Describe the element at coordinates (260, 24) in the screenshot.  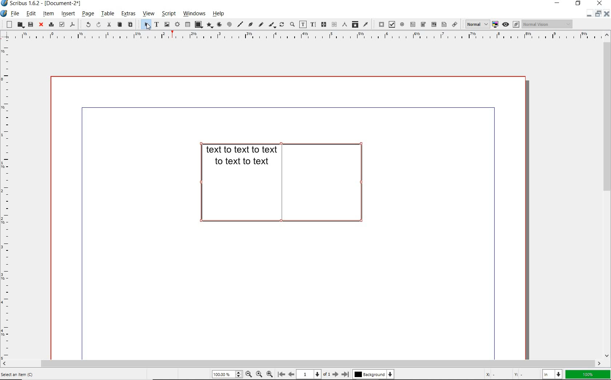
I see `freehand line` at that location.